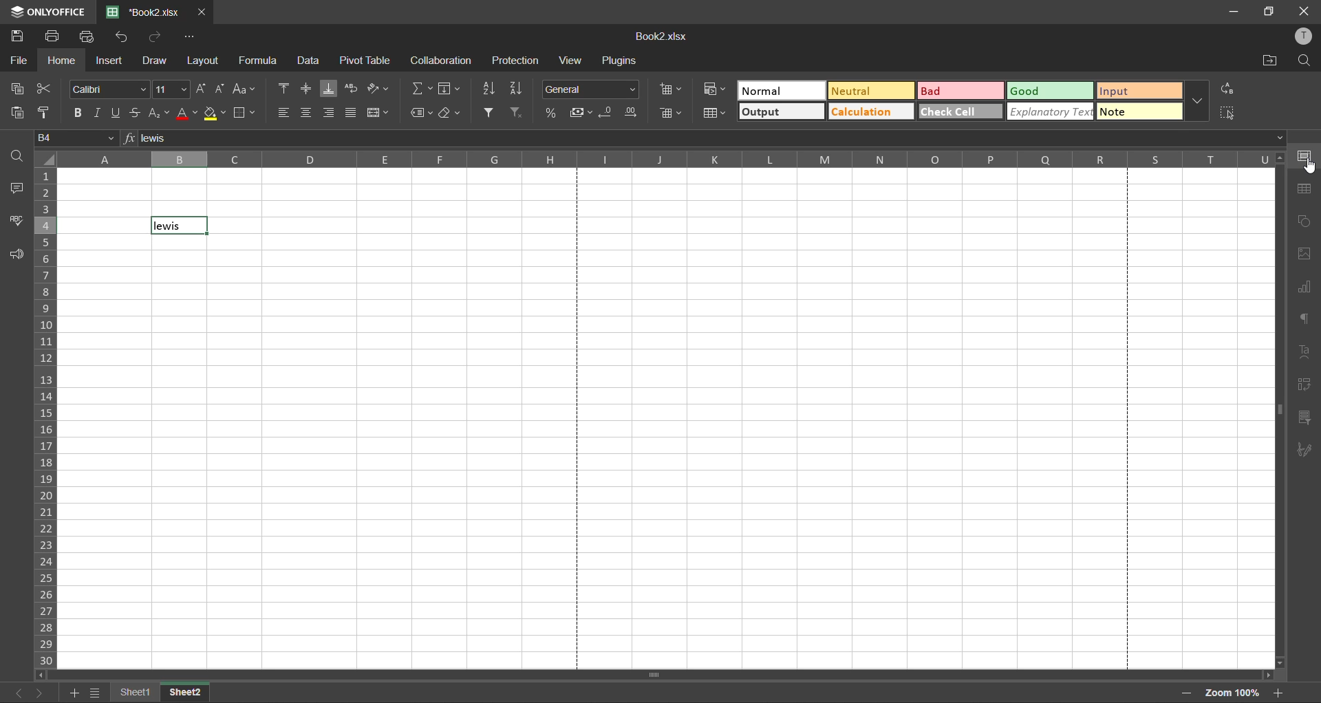 This screenshot has width=1321, height=703. I want to click on collaboration, so click(441, 62).